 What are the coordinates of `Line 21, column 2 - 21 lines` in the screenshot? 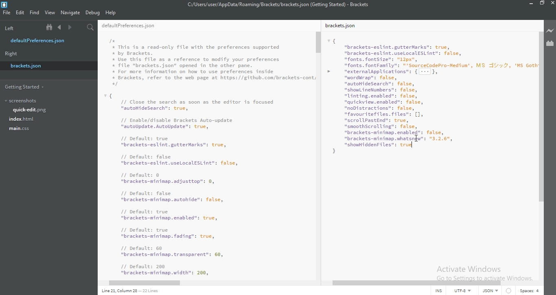 It's located at (129, 291).